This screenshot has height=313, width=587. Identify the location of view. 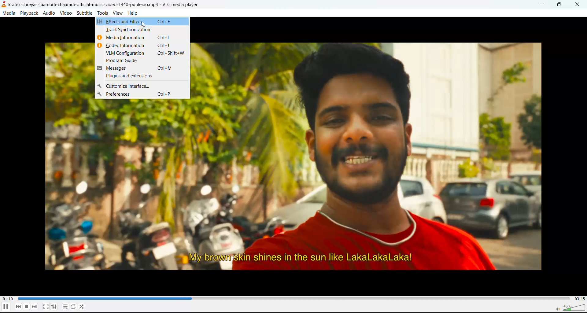
(118, 14).